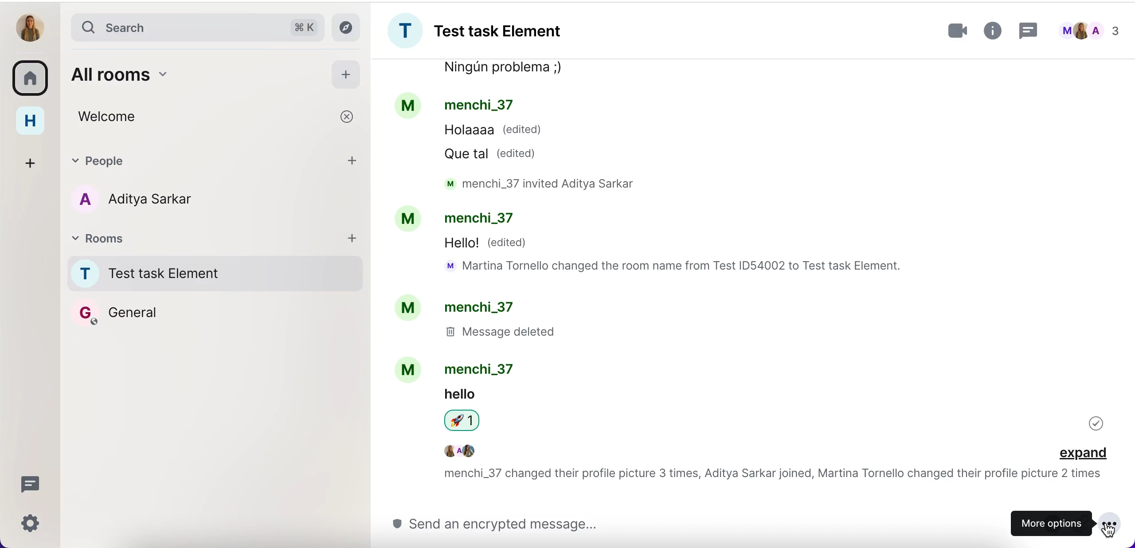 This screenshot has width=1135, height=548. I want to click on search bar, so click(194, 26).